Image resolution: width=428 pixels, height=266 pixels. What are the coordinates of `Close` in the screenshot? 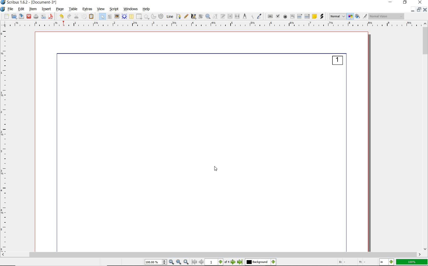 It's located at (425, 10).